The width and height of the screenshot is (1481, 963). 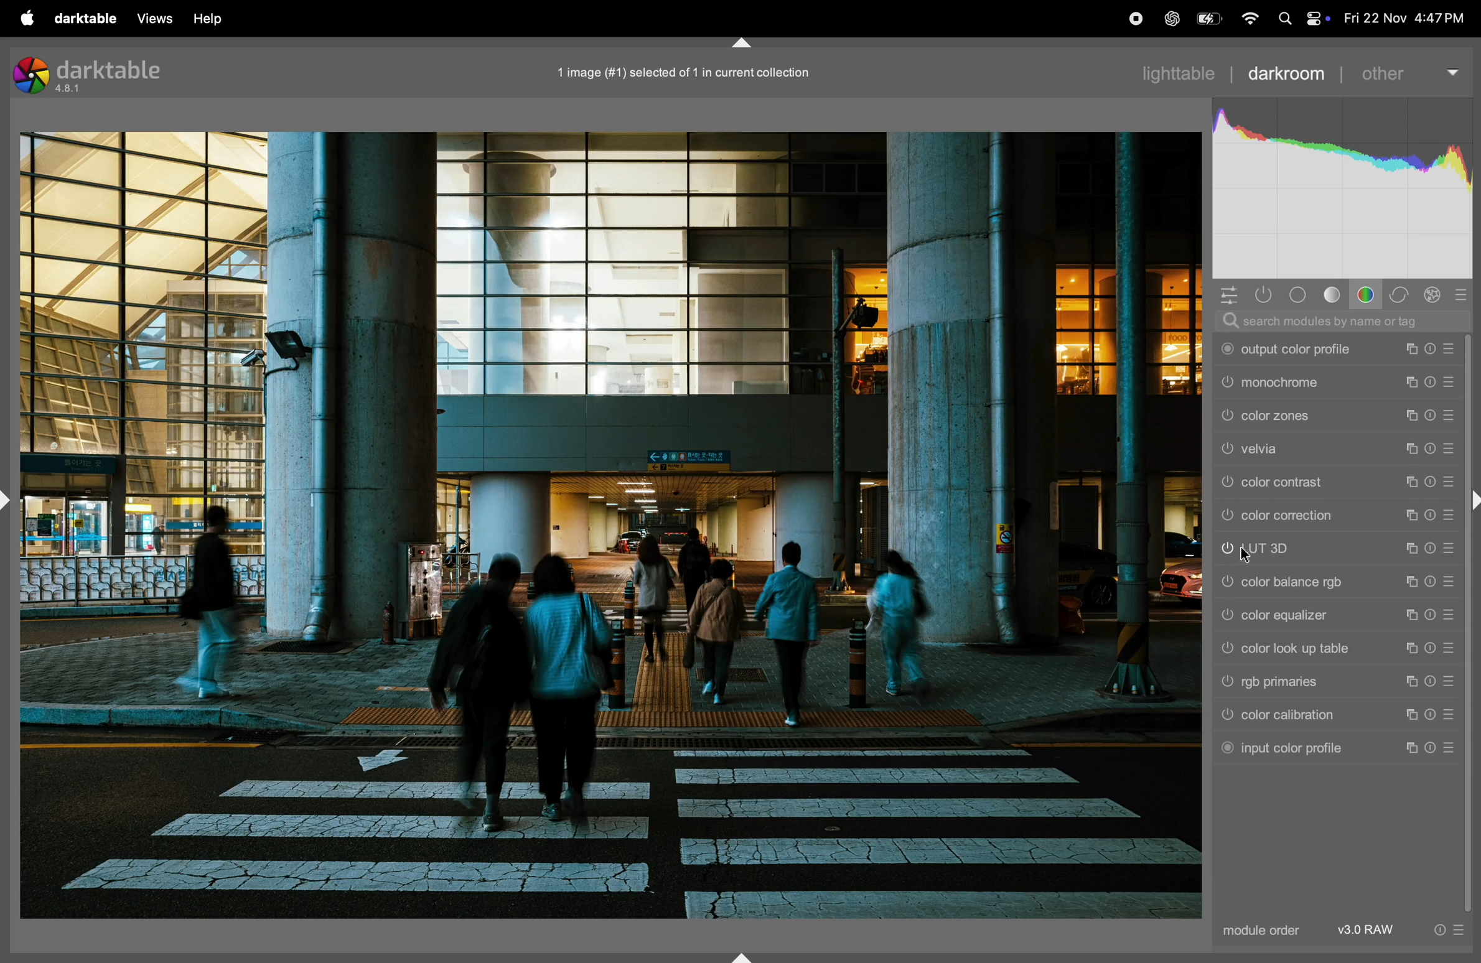 What do you see at coordinates (1314, 384) in the screenshot?
I see `monchrome` at bounding box center [1314, 384].